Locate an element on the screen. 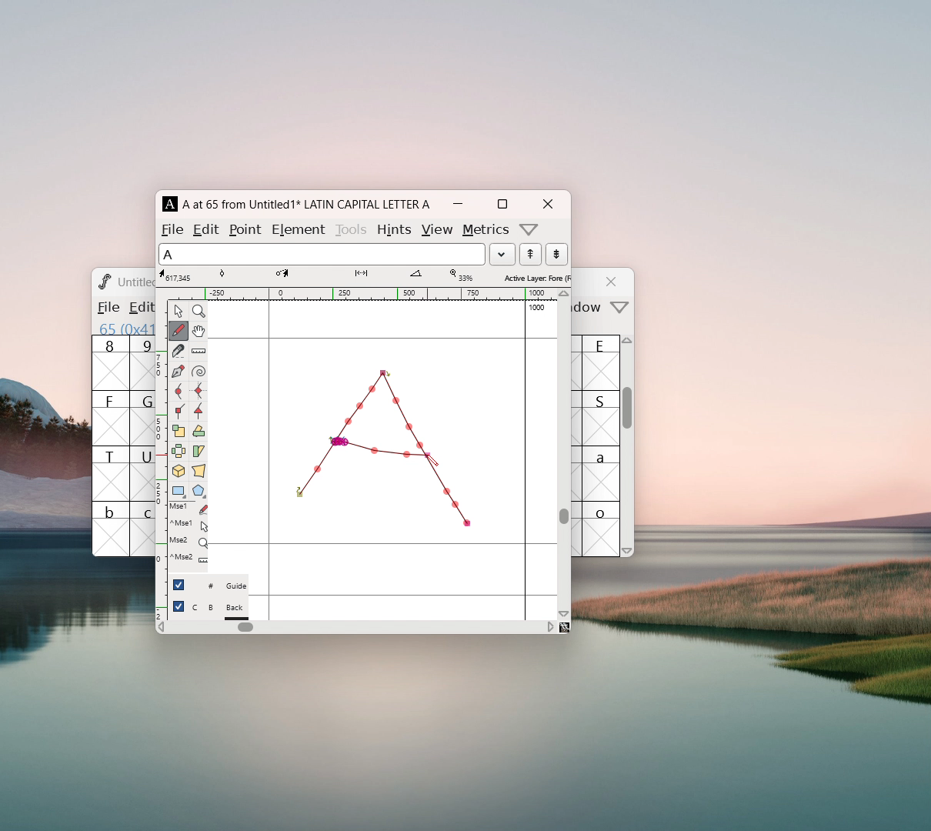 Image resolution: width=931 pixels, height=831 pixels. scroll by hand  is located at coordinates (199, 332).